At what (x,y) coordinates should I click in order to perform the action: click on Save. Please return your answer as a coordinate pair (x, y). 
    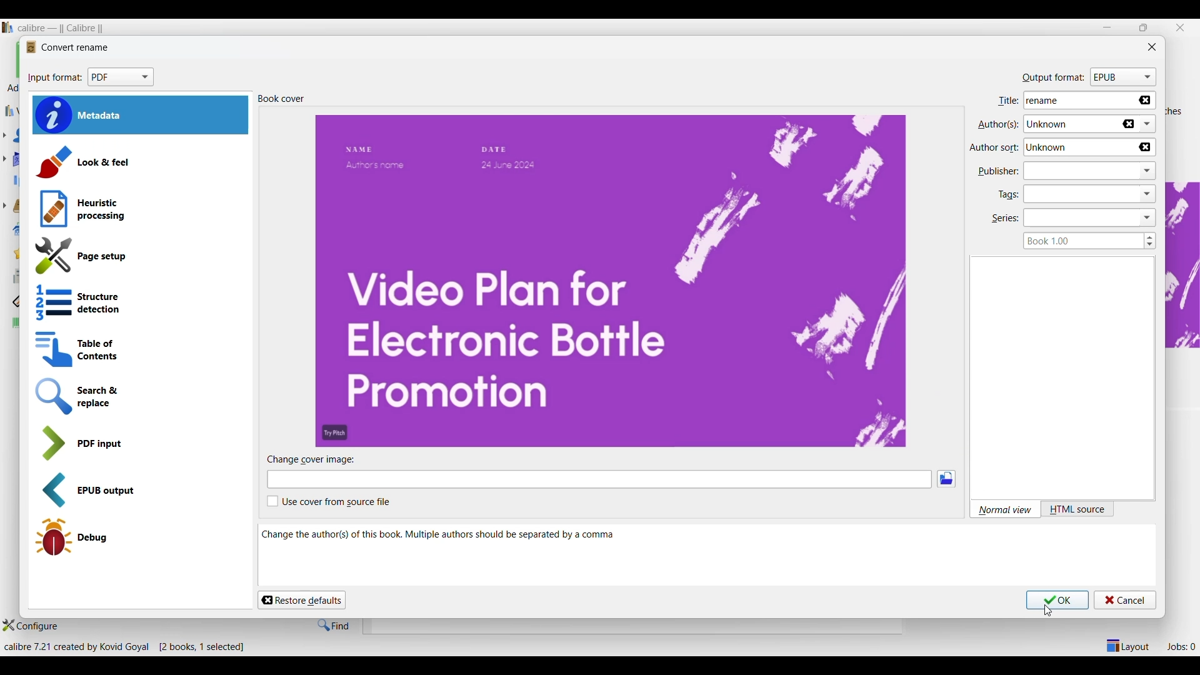
    Looking at the image, I should click on (1057, 601).